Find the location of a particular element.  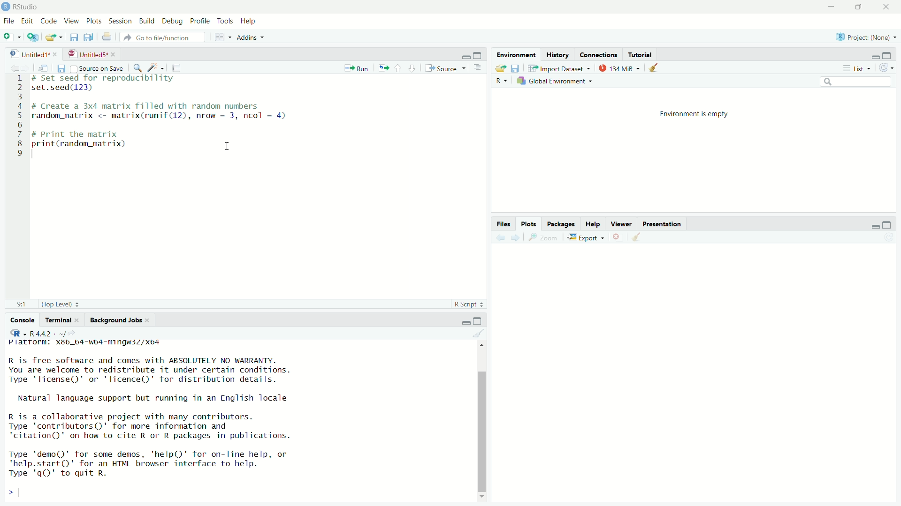

maximise is located at coordinates (890, 225).